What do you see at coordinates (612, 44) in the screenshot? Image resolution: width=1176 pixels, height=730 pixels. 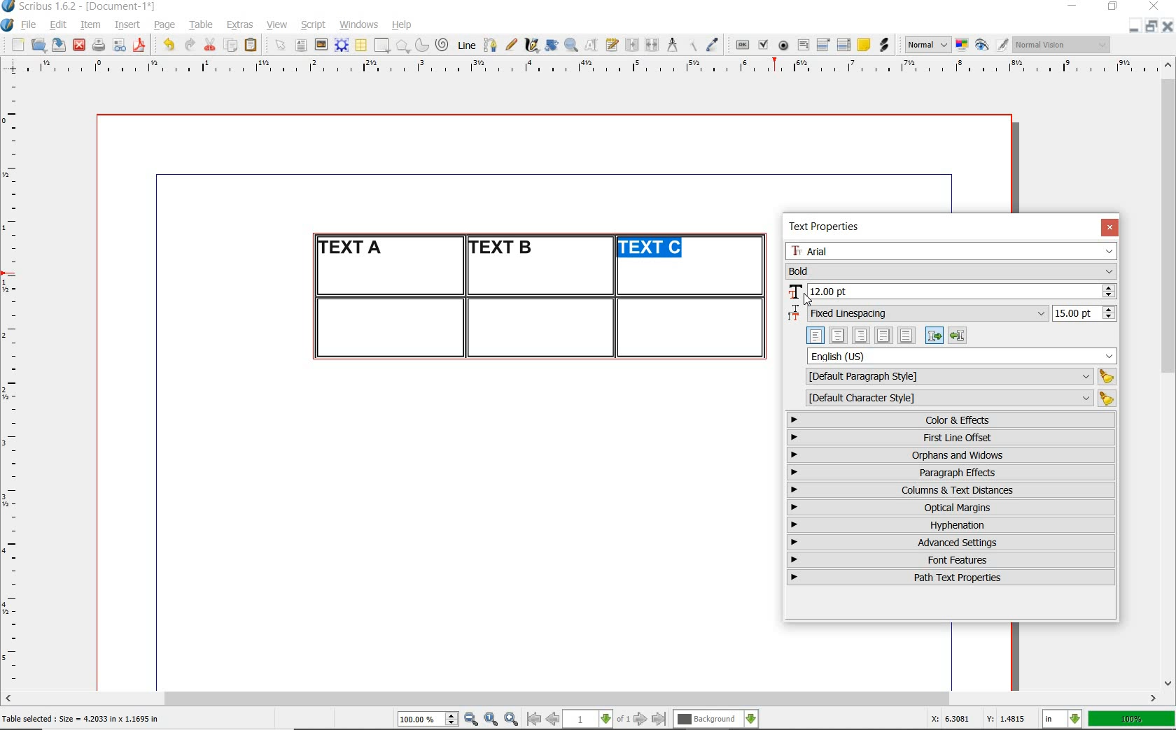 I see `edit text with story editor` at bounding box center [612, 44].